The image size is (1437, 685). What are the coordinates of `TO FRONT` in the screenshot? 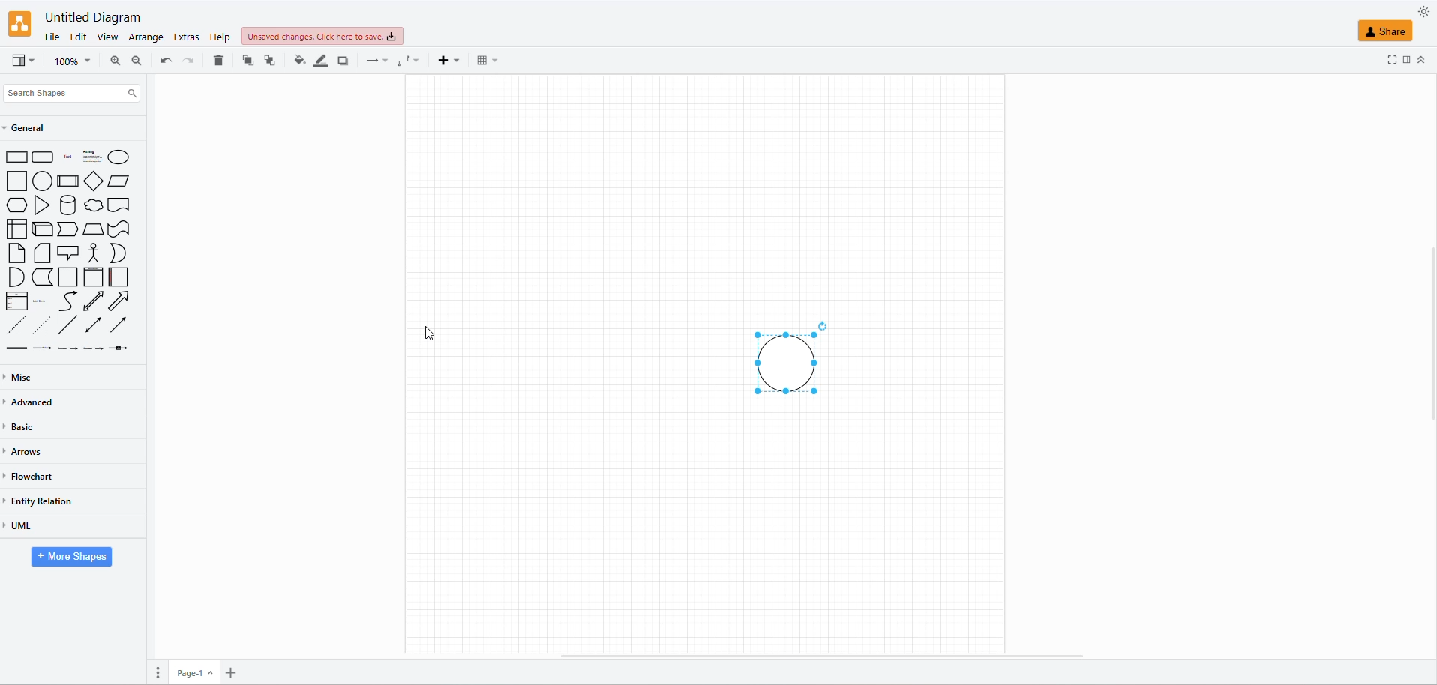 It's located at (245, 61).